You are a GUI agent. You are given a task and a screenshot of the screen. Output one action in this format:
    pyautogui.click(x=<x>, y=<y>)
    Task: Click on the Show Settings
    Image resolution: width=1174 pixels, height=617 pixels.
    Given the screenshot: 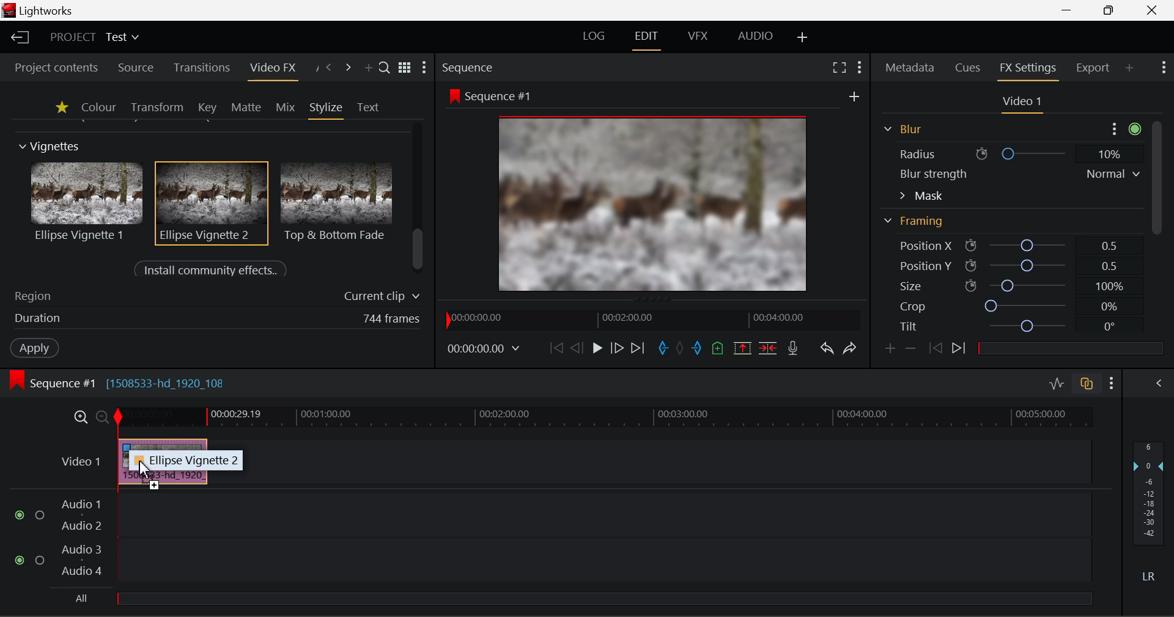 What is the action you would take?
    pyautogui.click(x=1165, y=69)
    